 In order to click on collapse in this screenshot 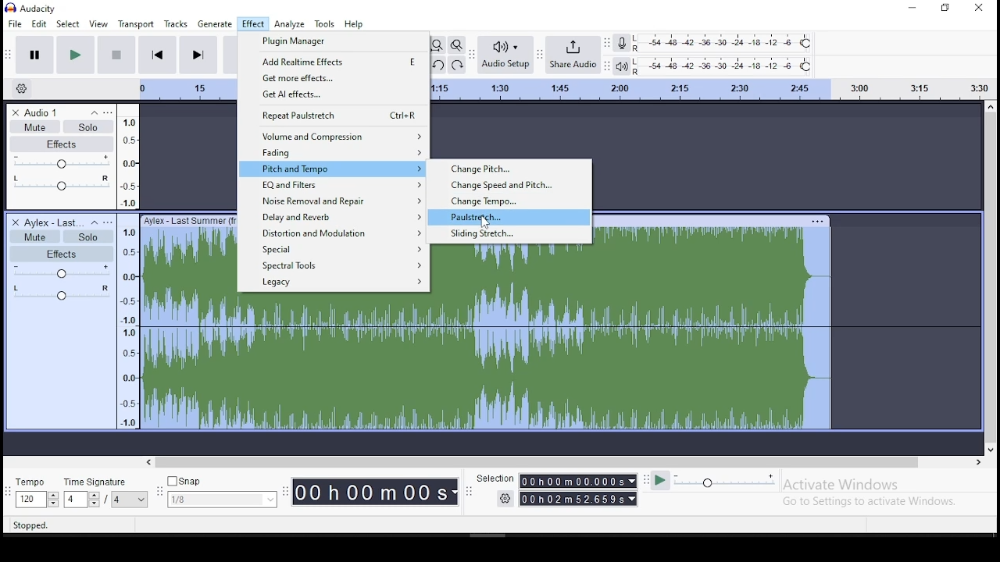, I will do `click(93, 113)`.